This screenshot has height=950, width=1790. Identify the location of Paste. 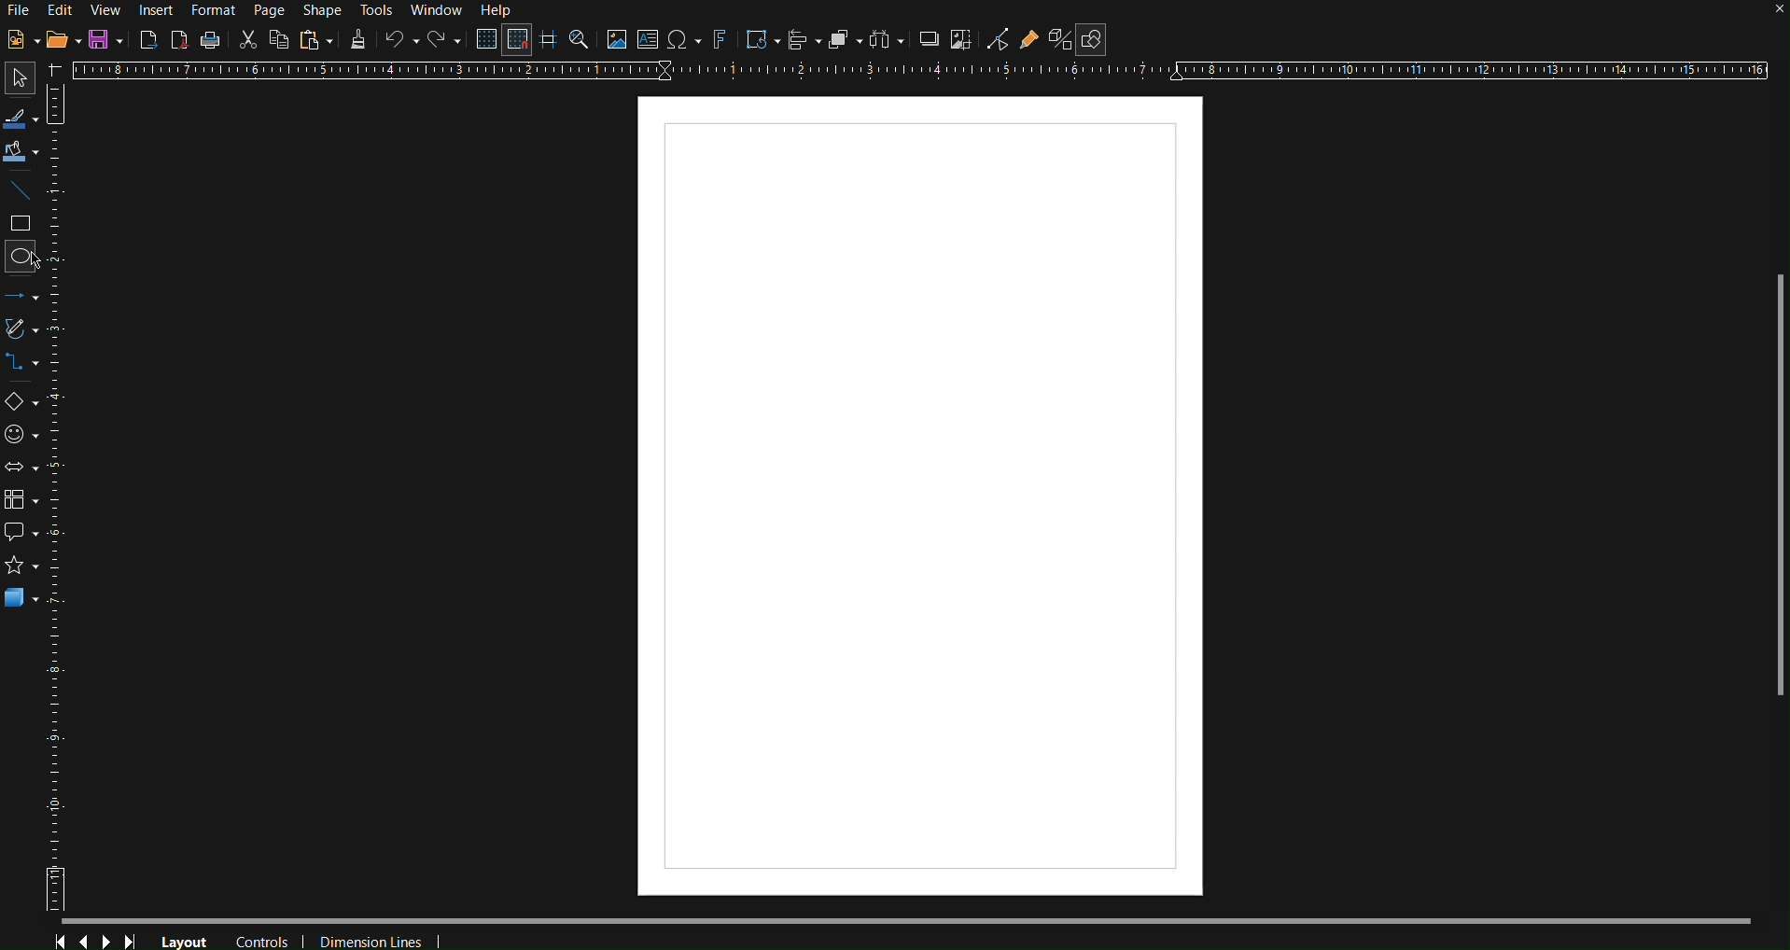
(315, 40).